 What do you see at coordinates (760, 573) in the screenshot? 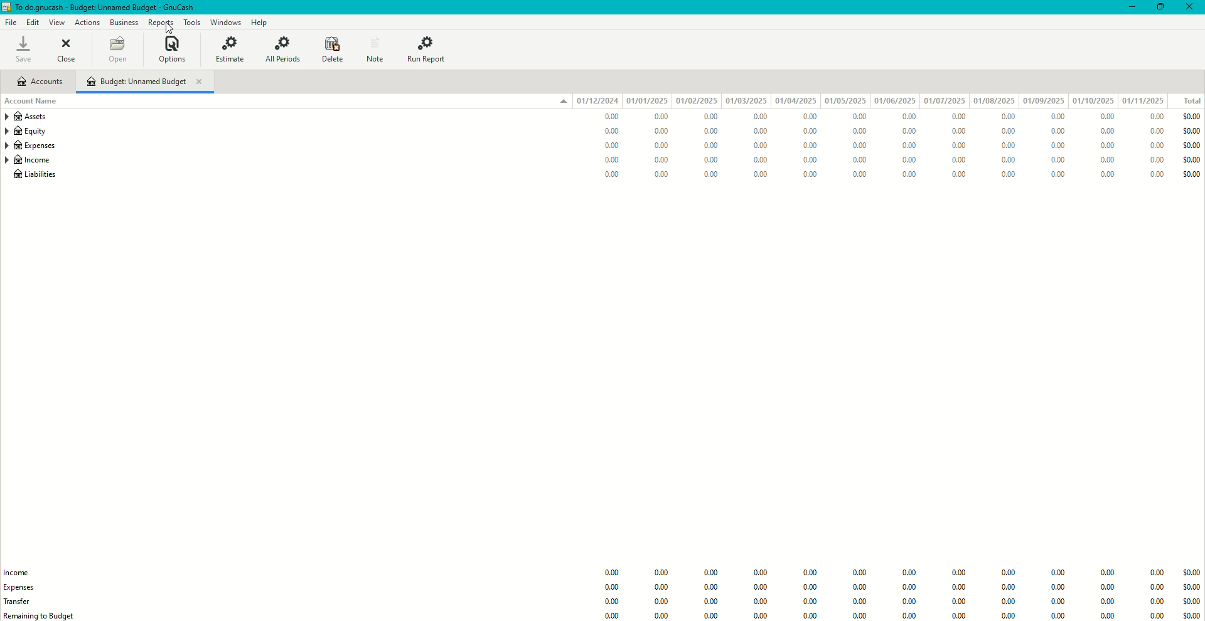
I see `0.00` at bounding box center [760, 573].